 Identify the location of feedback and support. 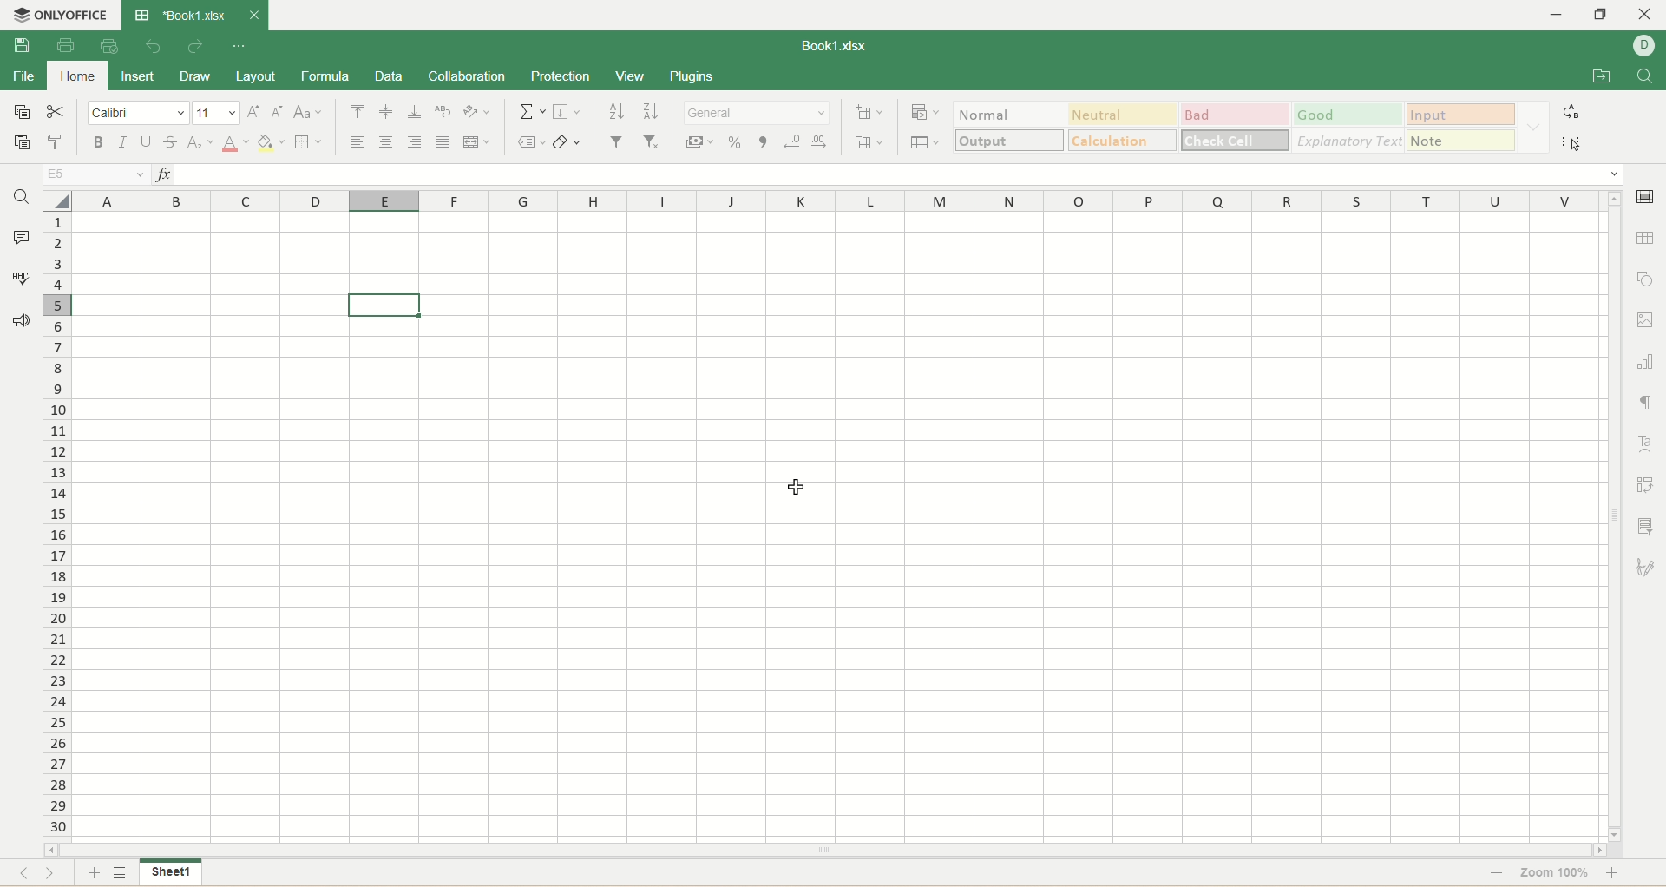
(21, 320).